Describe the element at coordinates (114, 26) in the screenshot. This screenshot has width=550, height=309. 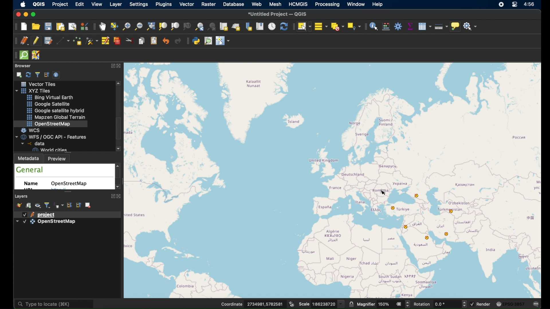
I see `pan map to selection` at that location.